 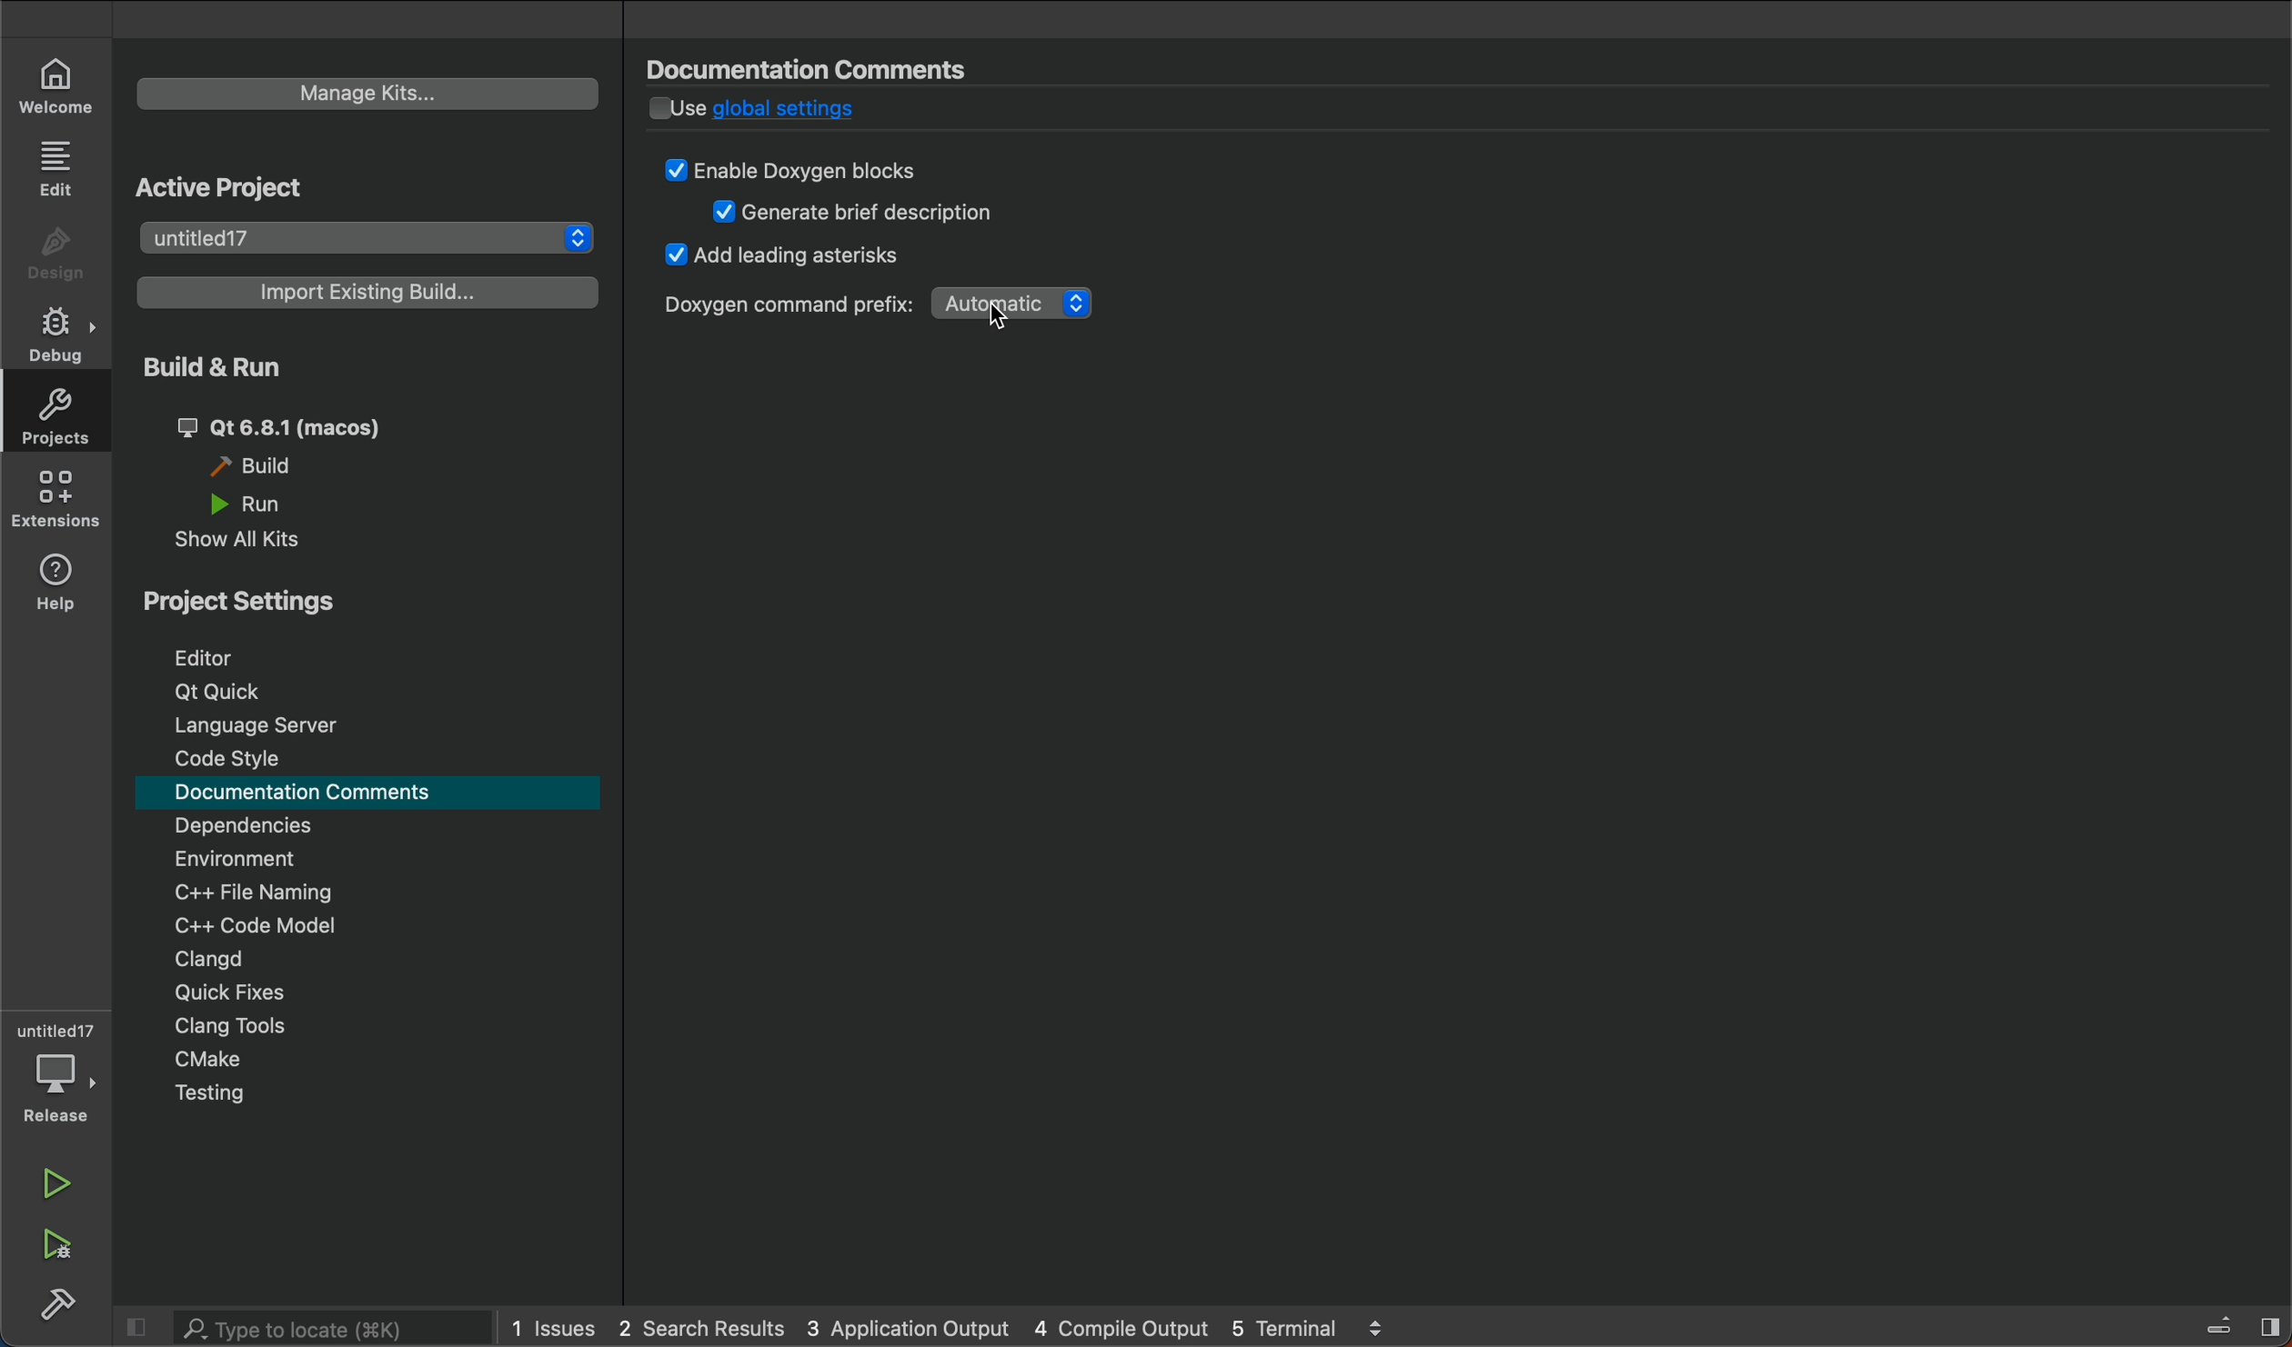 I want to click on enable, so click(x=809, y=169).